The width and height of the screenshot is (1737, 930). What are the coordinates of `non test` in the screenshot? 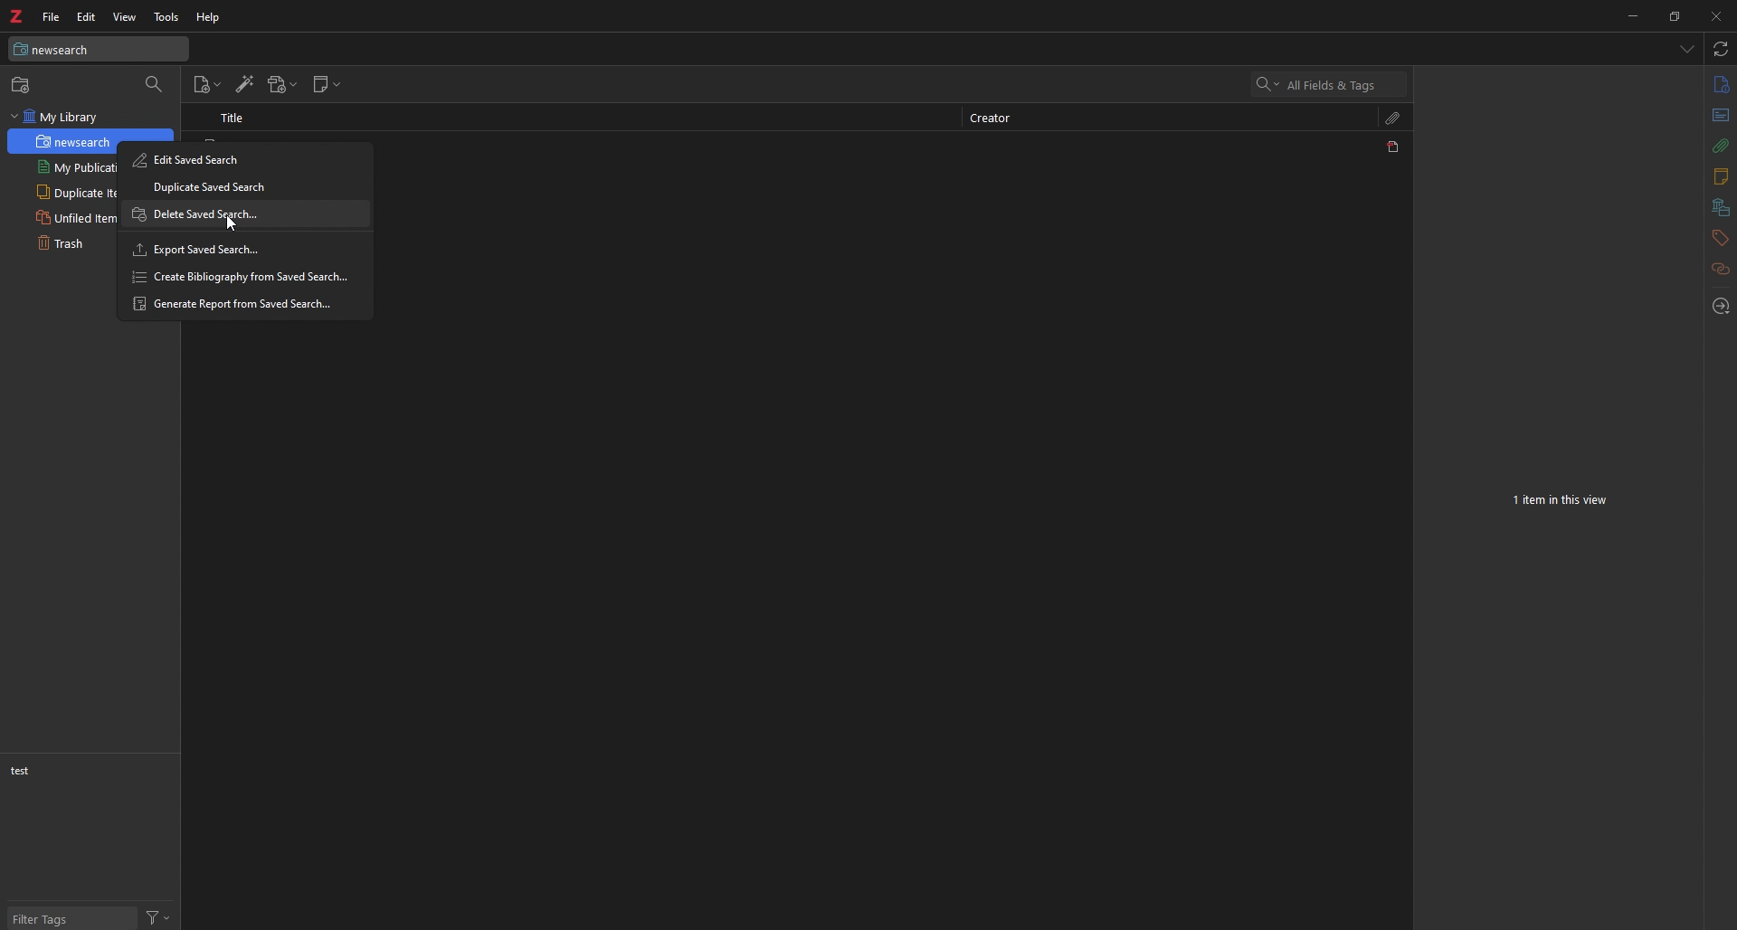 It's located at (32, 771).